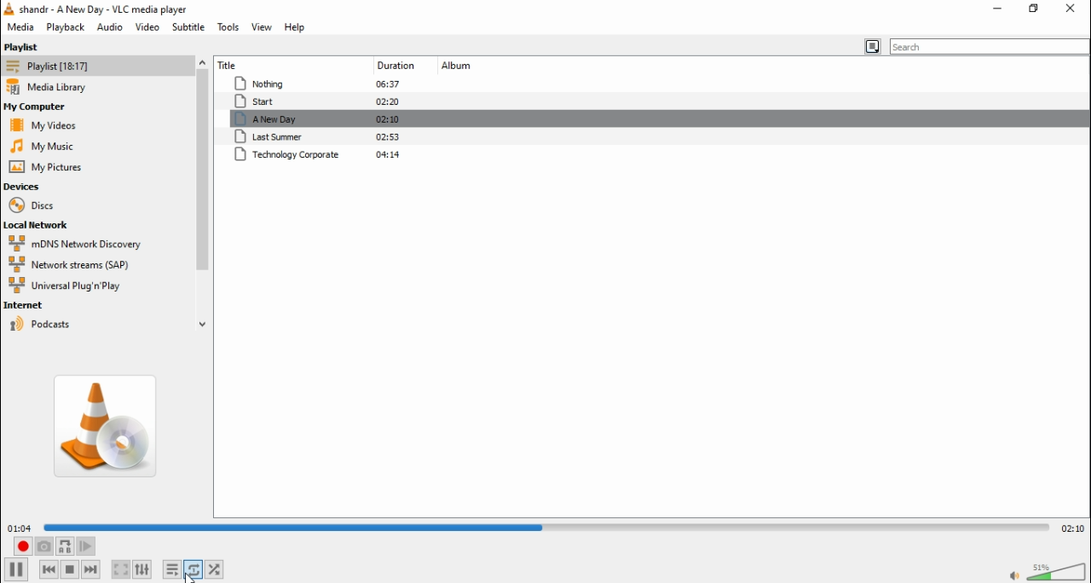 The width and height of the screenshot is (1091, 583). What do you see at coordinates (42, 146) in the screenshot?
I see `my pictures` at bounding box center [42, 146].